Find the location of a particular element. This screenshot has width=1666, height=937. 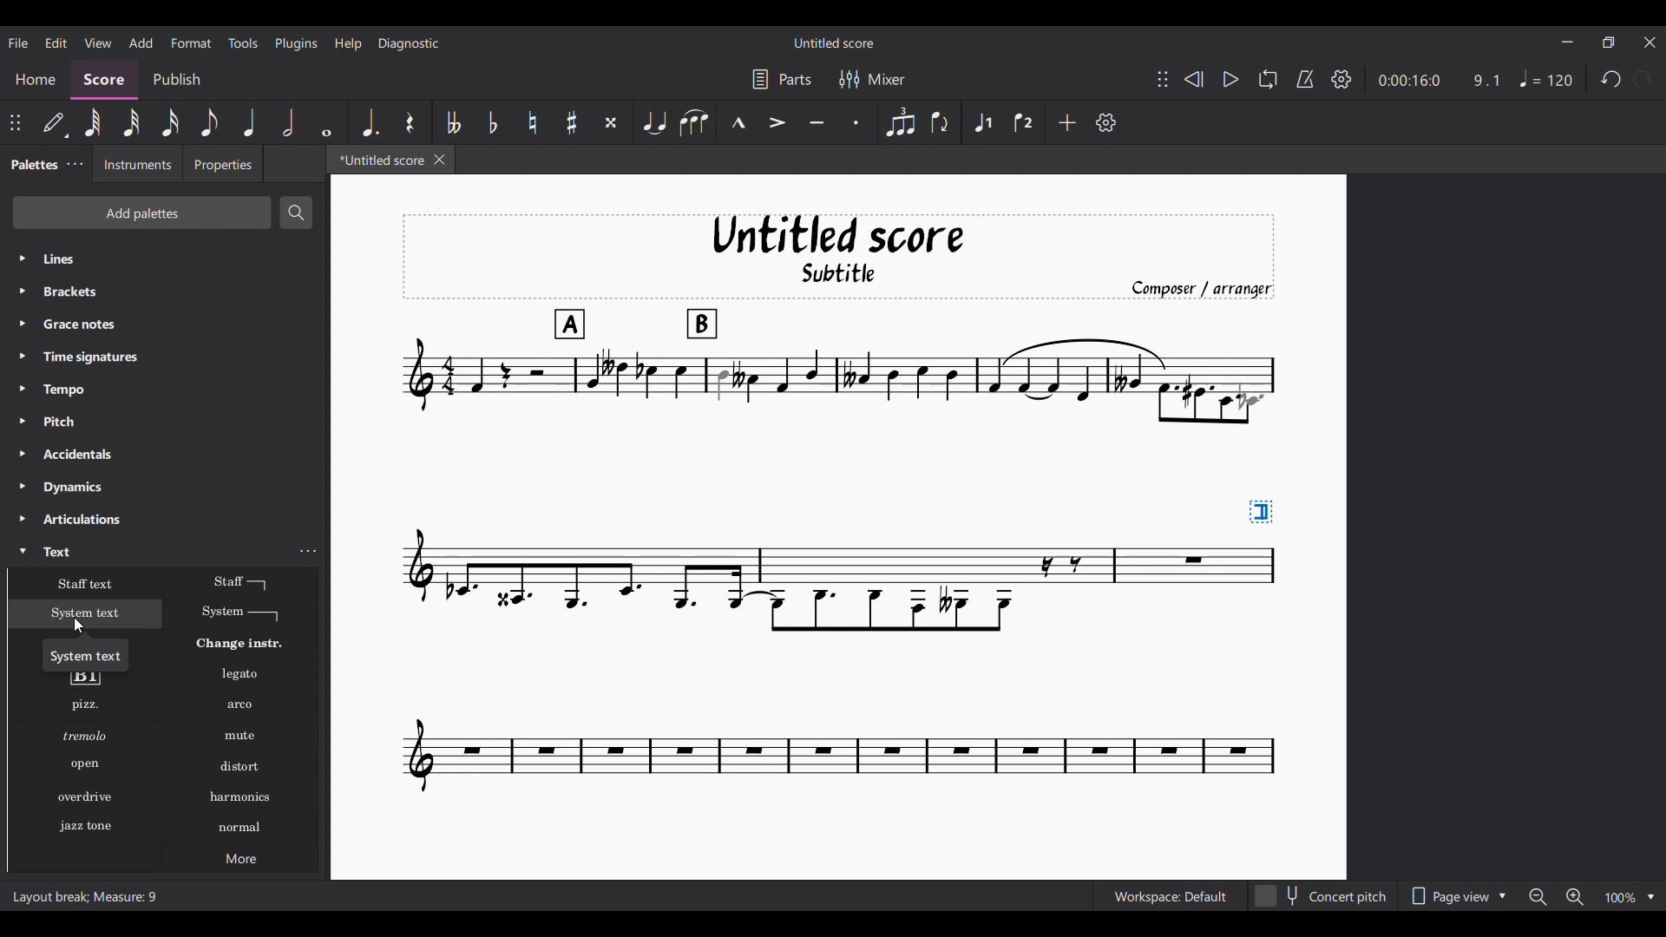

Jazz stone is located at coordinates (85, 827).